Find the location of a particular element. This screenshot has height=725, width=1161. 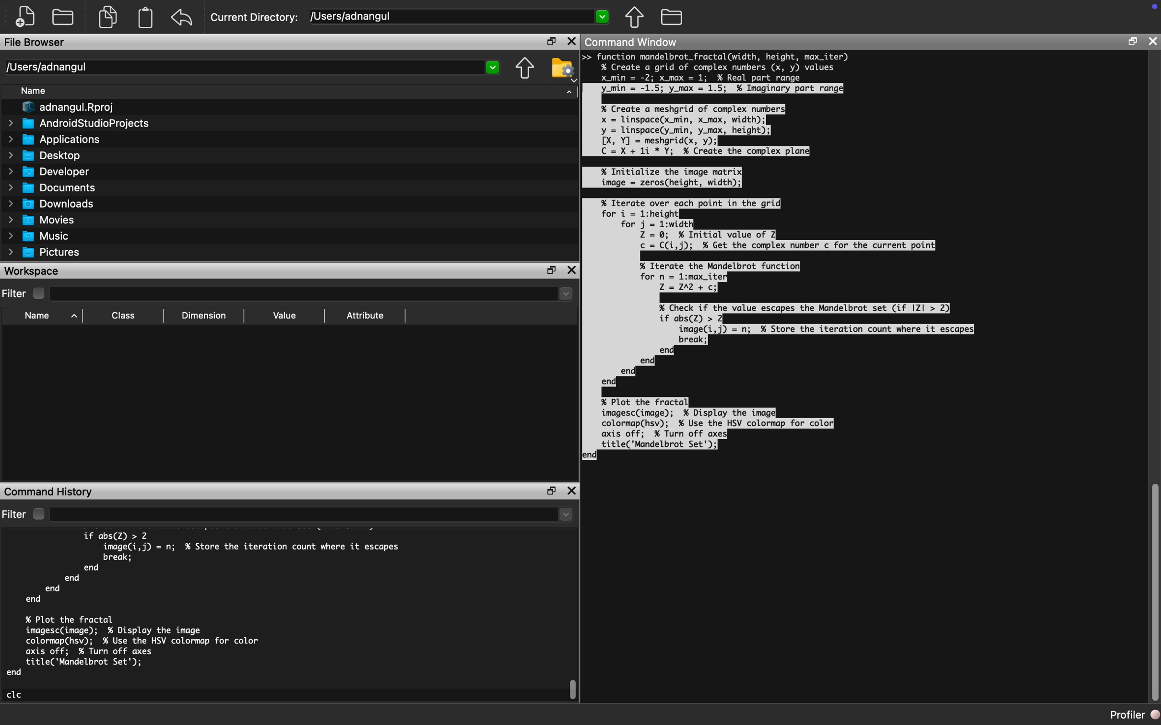

Documents is located at coordinates (52, 188).